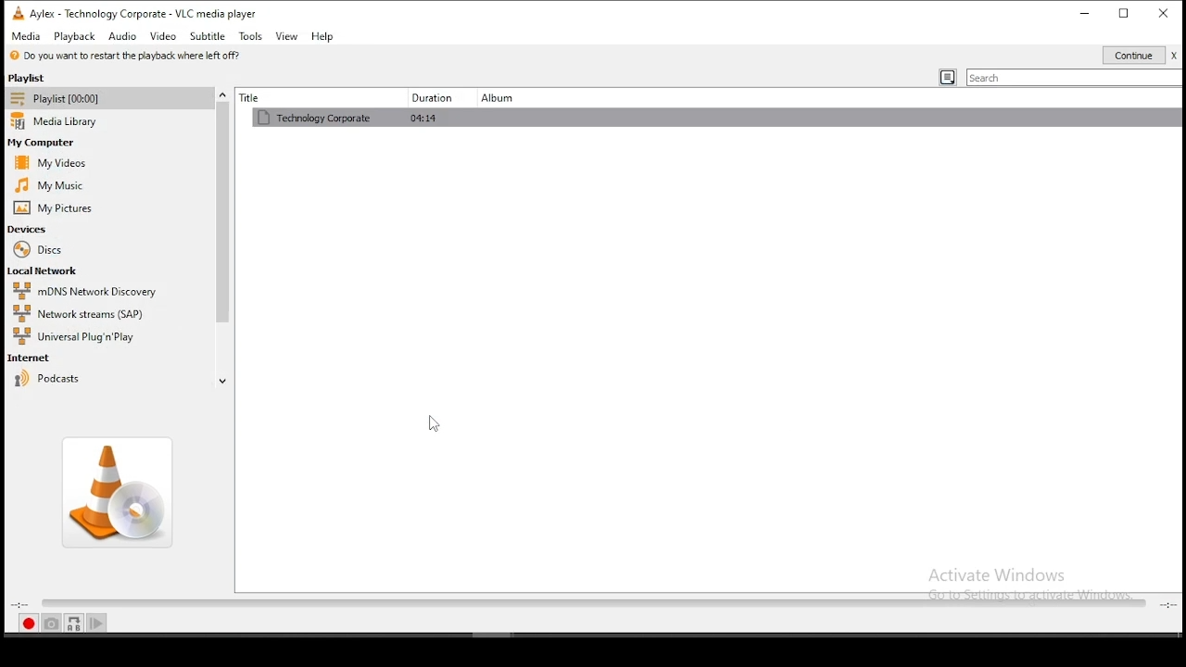  I want to click on my computer, so click(44, 142).